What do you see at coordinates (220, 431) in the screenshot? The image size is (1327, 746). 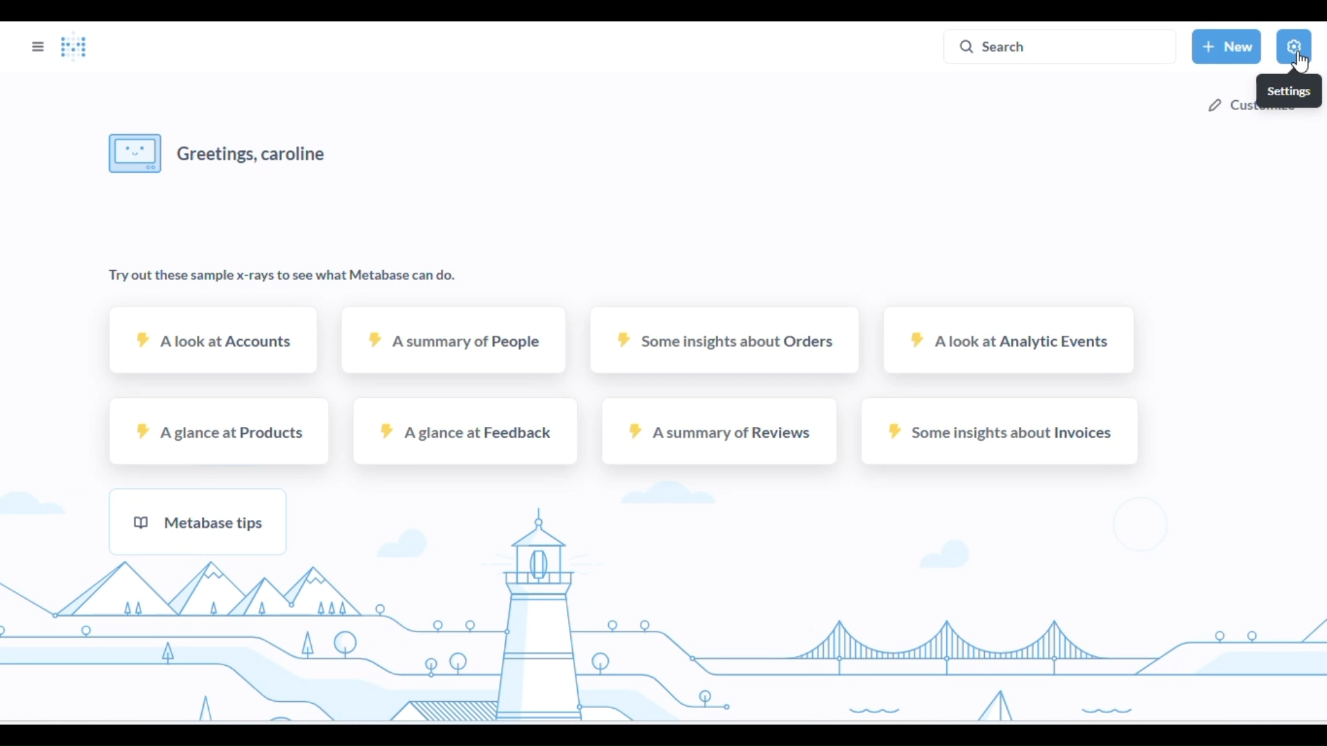 I see `a glance at products` at bounding box center [220, 431].